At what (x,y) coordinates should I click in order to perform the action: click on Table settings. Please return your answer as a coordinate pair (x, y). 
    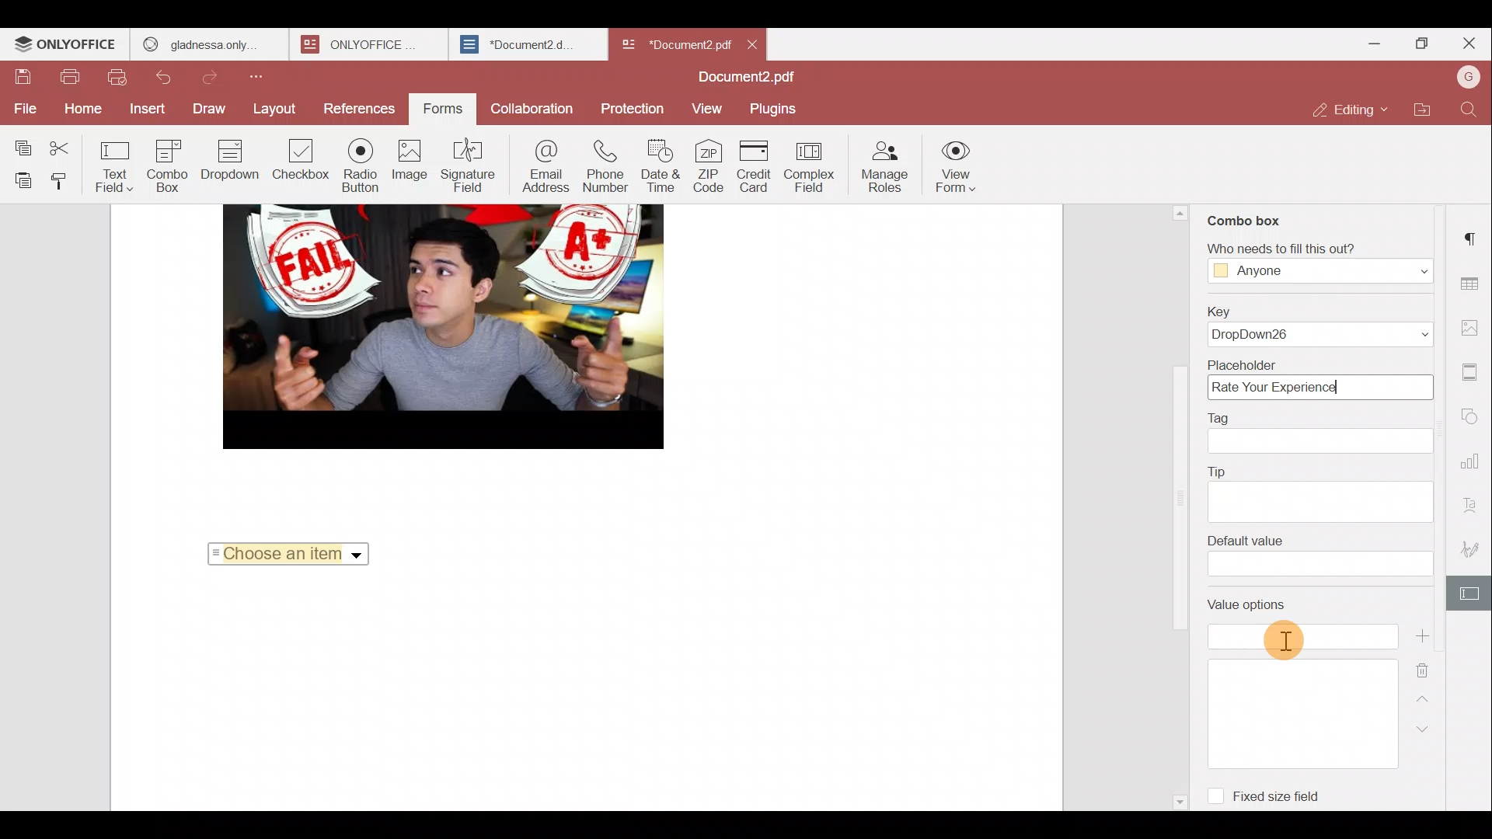
    Looking at the image, I should click on (1475, 284).